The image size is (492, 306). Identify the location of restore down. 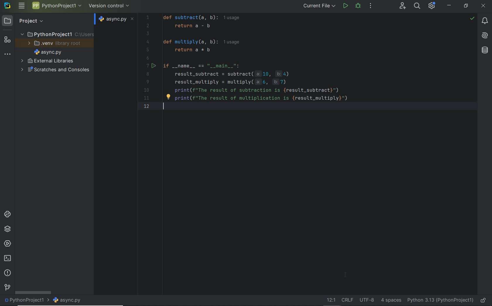
(466, 7).